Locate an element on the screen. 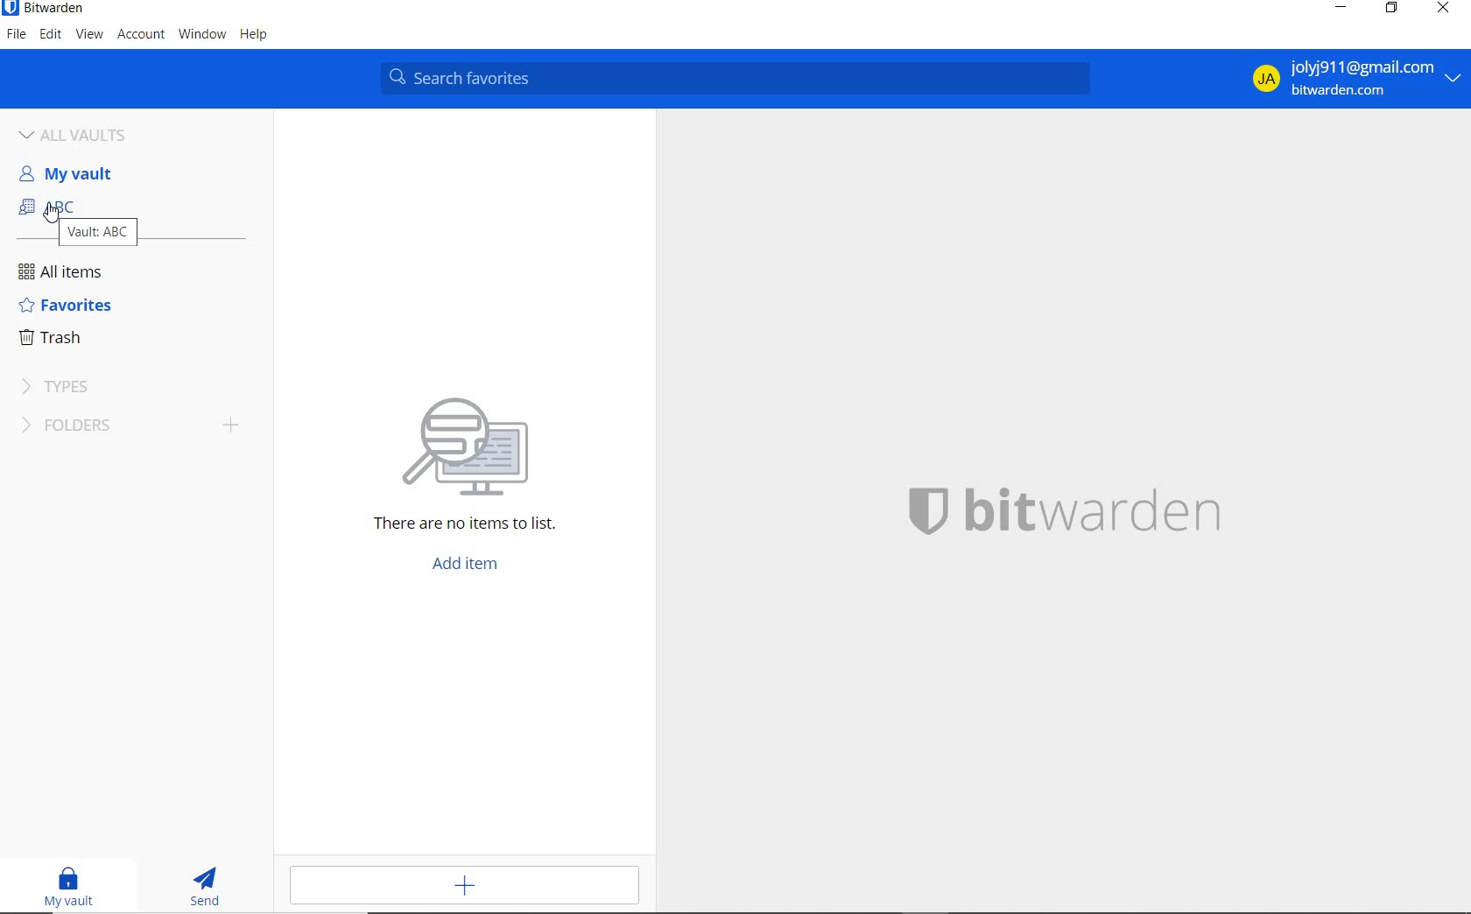 This screenshot has height=914, width=1471. My vault is located at coordinates (78, 172).